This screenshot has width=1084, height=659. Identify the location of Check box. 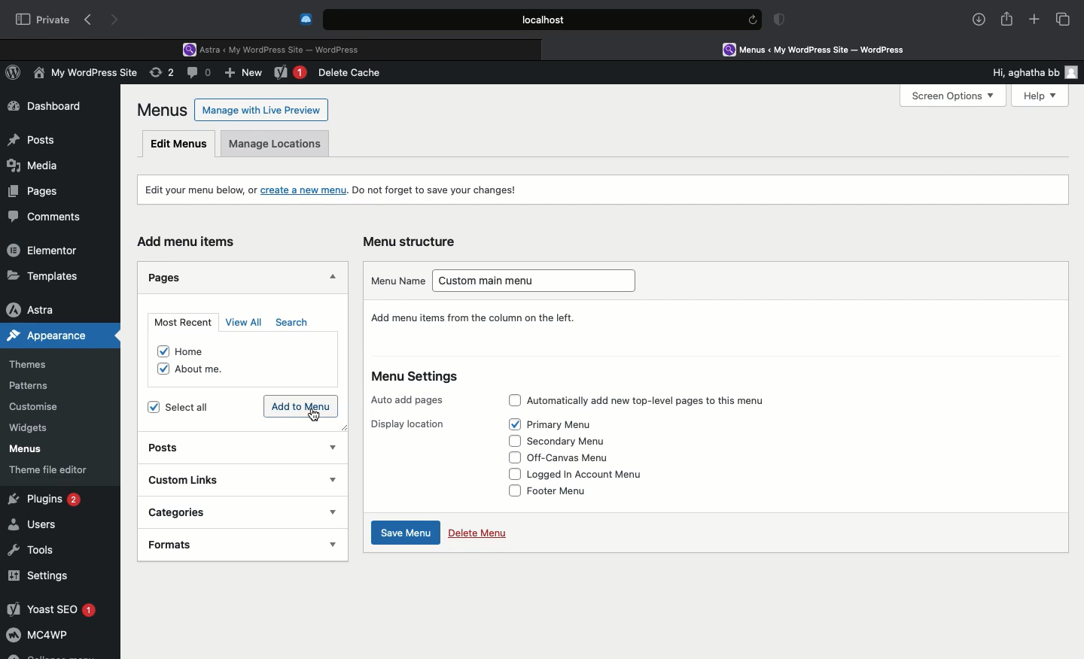
(508, 473).